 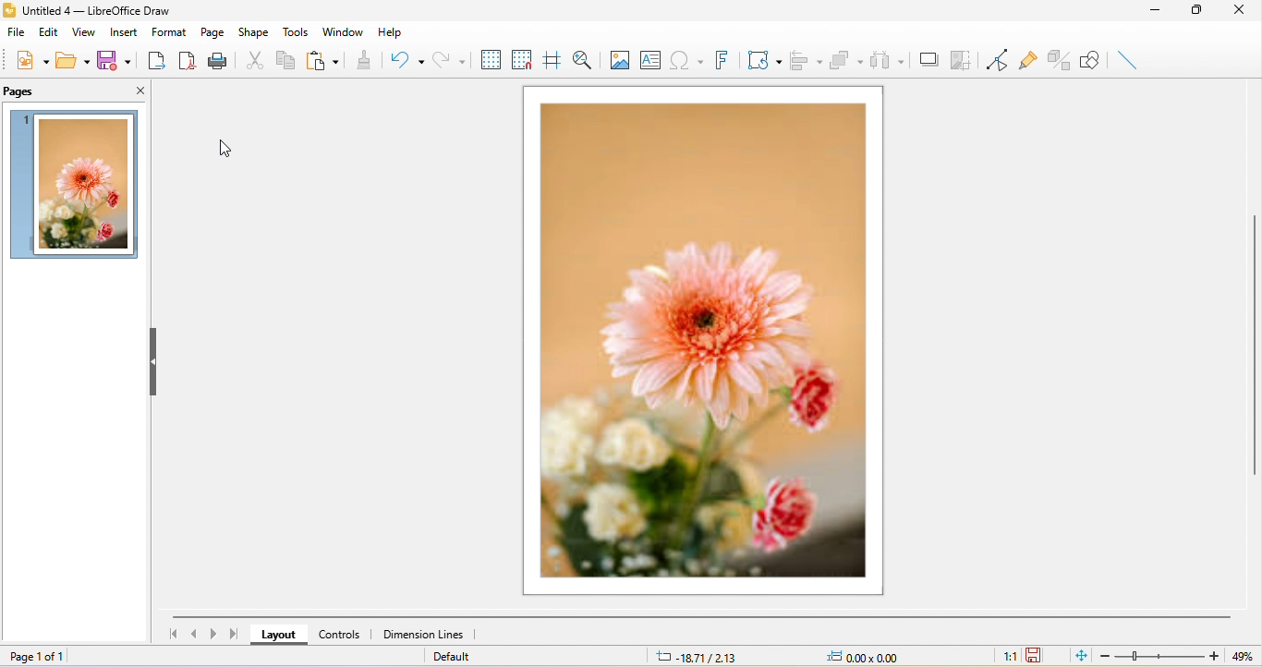 What do you see at coordinates (491, 58) in the screenshot?
I see `display to grids` at bounding box center [491, 58].